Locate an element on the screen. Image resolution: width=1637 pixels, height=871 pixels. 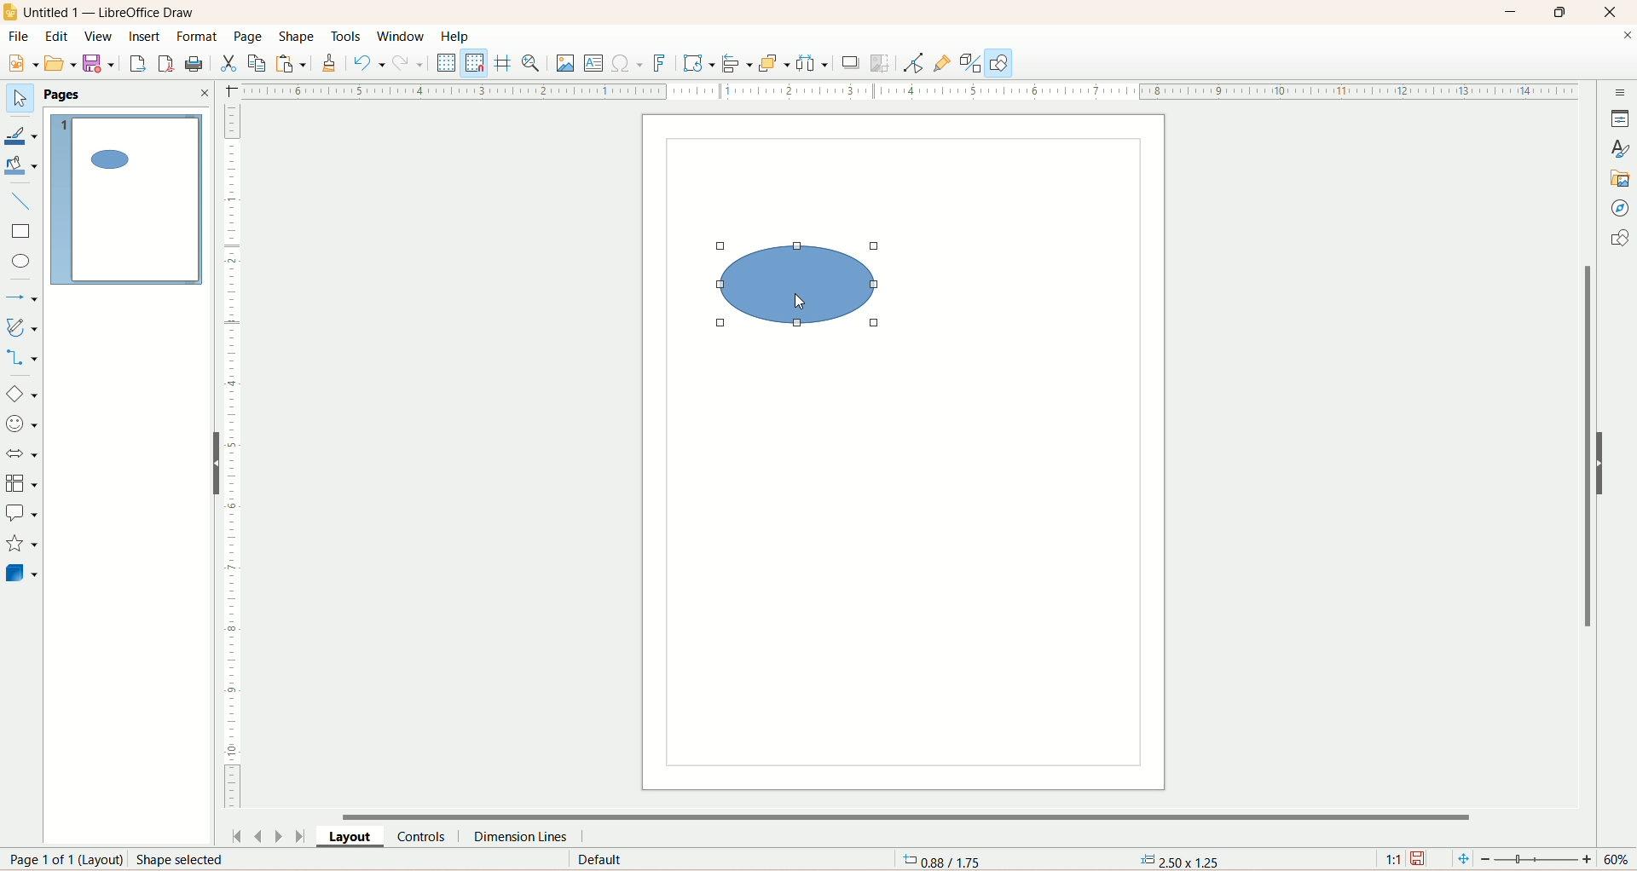
open is located at coordinates (59, 61).